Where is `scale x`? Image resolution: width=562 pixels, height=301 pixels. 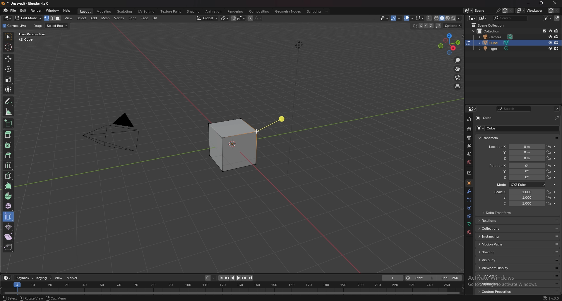
scale x is located at coordinates (518, 192).